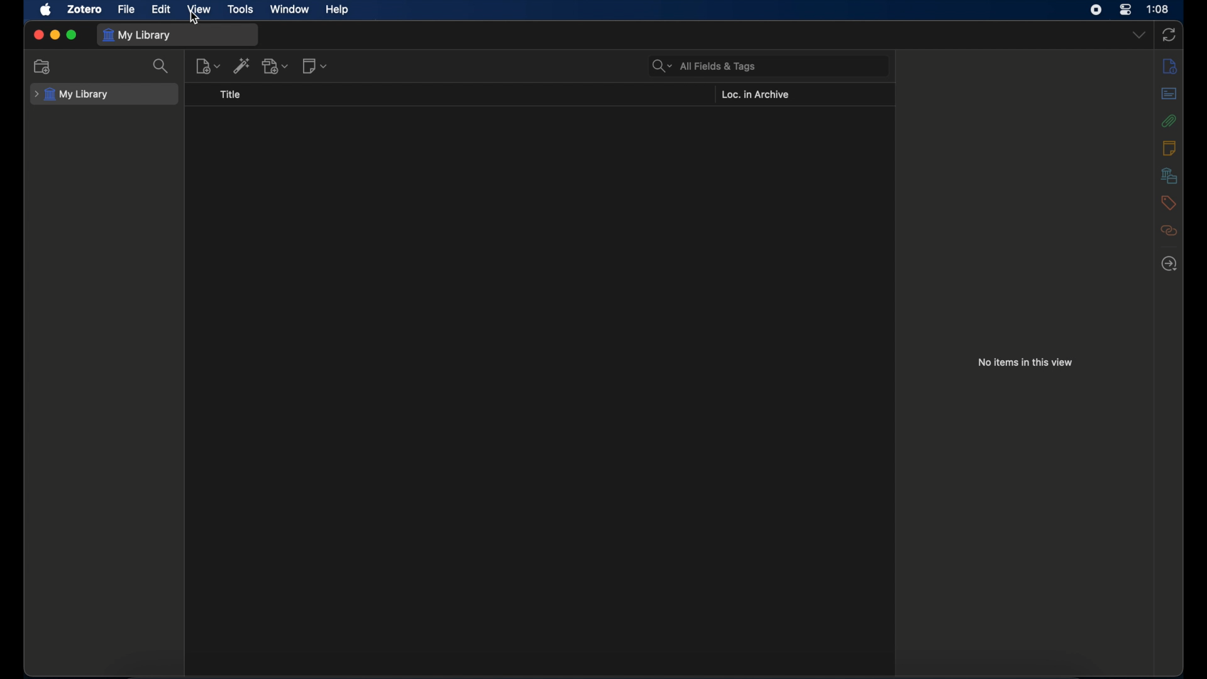  I want to click on new collection, so click(42, 67).